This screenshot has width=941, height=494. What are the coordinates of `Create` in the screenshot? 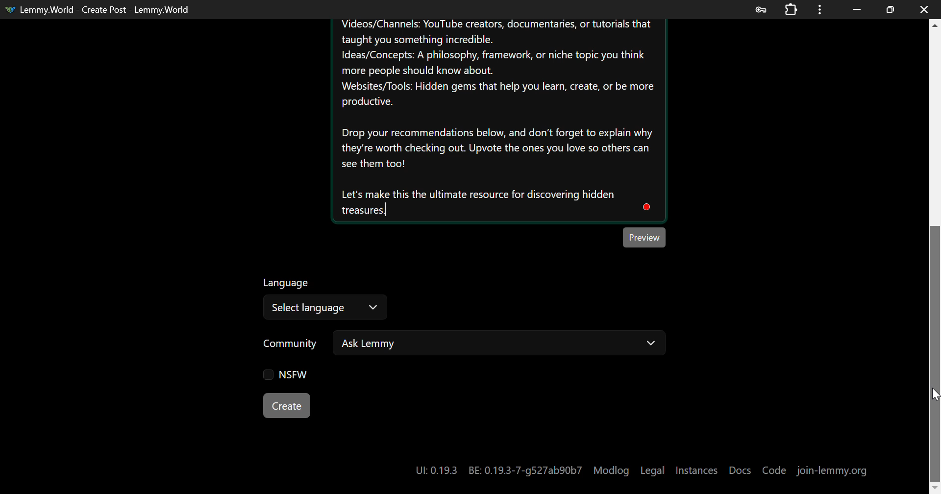 It's located at (287, 405).